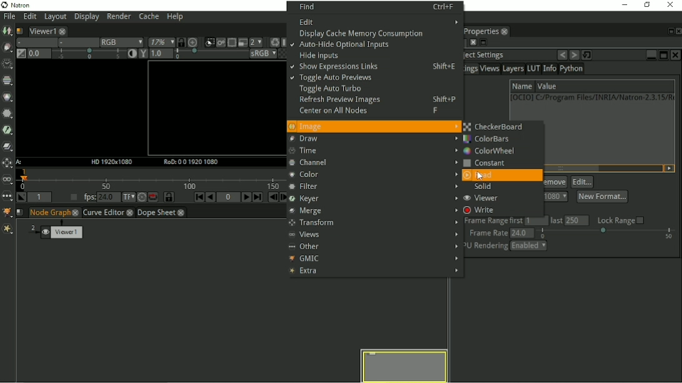 Image resolution: width=682 pixels, height=383 pixels. I want to click on Gain, so click(74, 55).